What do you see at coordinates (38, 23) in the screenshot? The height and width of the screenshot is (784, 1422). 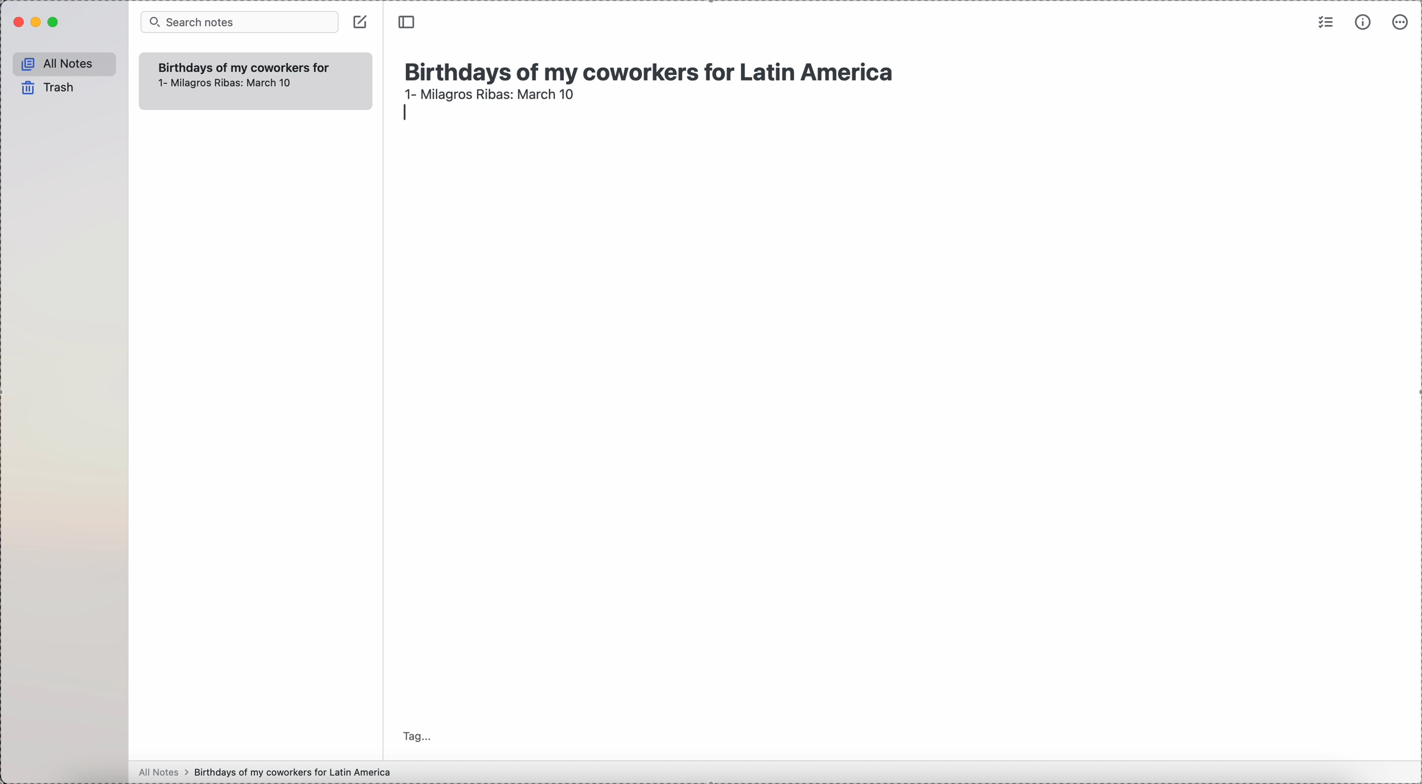 I see `minimize Simplenote` at bounding box center [38, 23].